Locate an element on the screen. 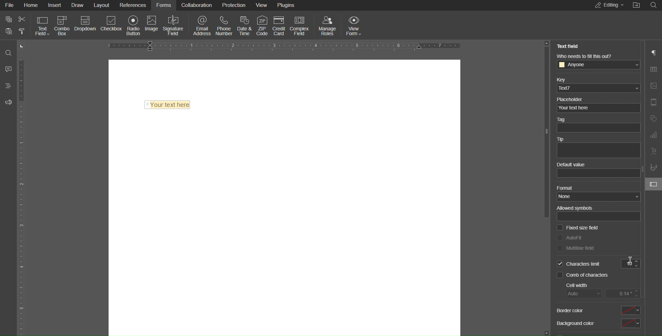 This screenshot has width=662, height=336. Text Field is located at coordinates (168, 103).